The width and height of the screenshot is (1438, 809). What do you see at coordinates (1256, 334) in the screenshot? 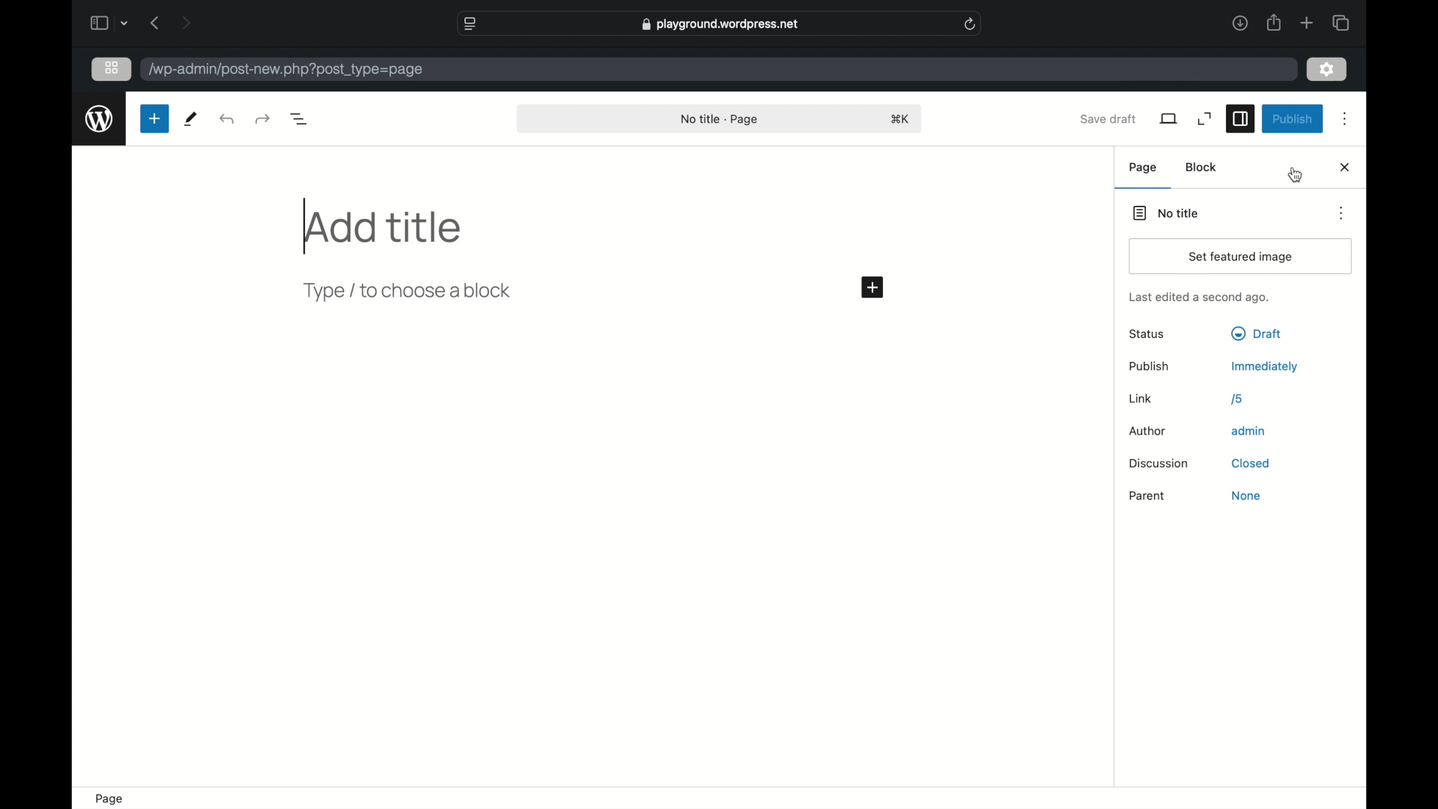
I see `draft` at bounding box center [1256, 334].